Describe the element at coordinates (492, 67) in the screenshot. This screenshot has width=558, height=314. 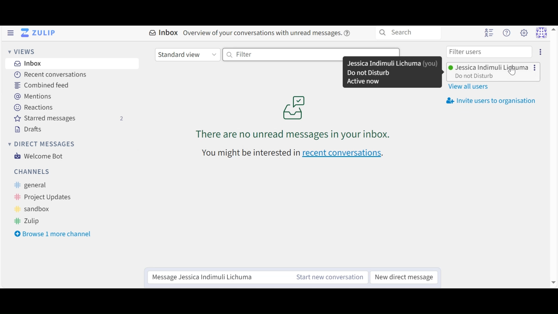
I see `Username` at that location.